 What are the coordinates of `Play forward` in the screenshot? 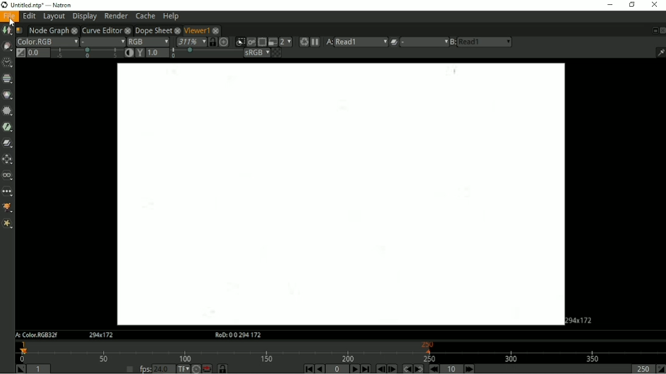 It's located at (354, 369).